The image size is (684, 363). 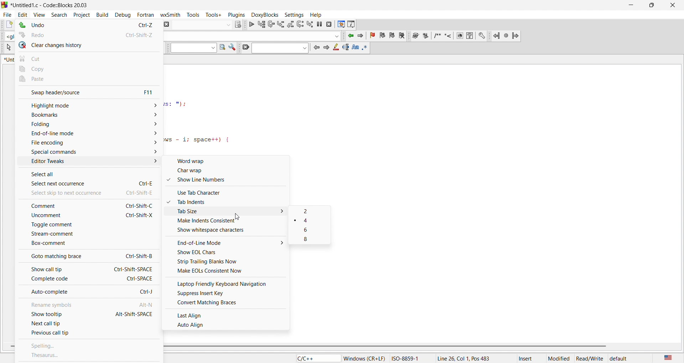 What do you see at coordinates (142, 24) in the screenshot?
I see `Ctrl-Z` at bounding box center [142, 24].